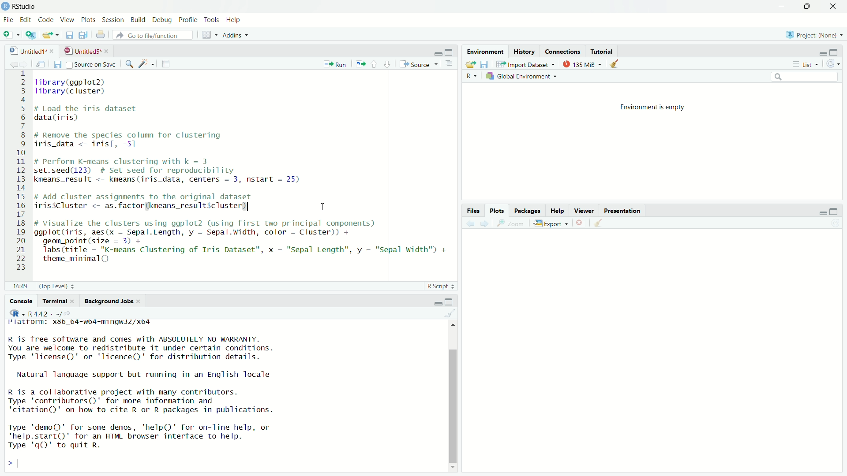 The height and width of the screenshot is (476, 847). What do you see at coordinates (208, 35) in the screenshot?
I see `workspace panes` at bounding box center [208, 35].